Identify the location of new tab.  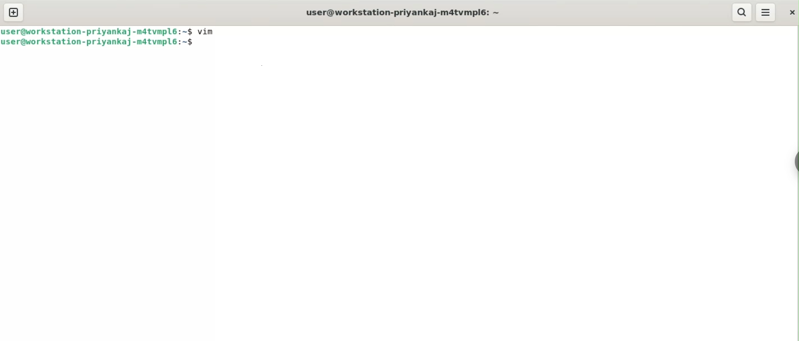
(13, 13).